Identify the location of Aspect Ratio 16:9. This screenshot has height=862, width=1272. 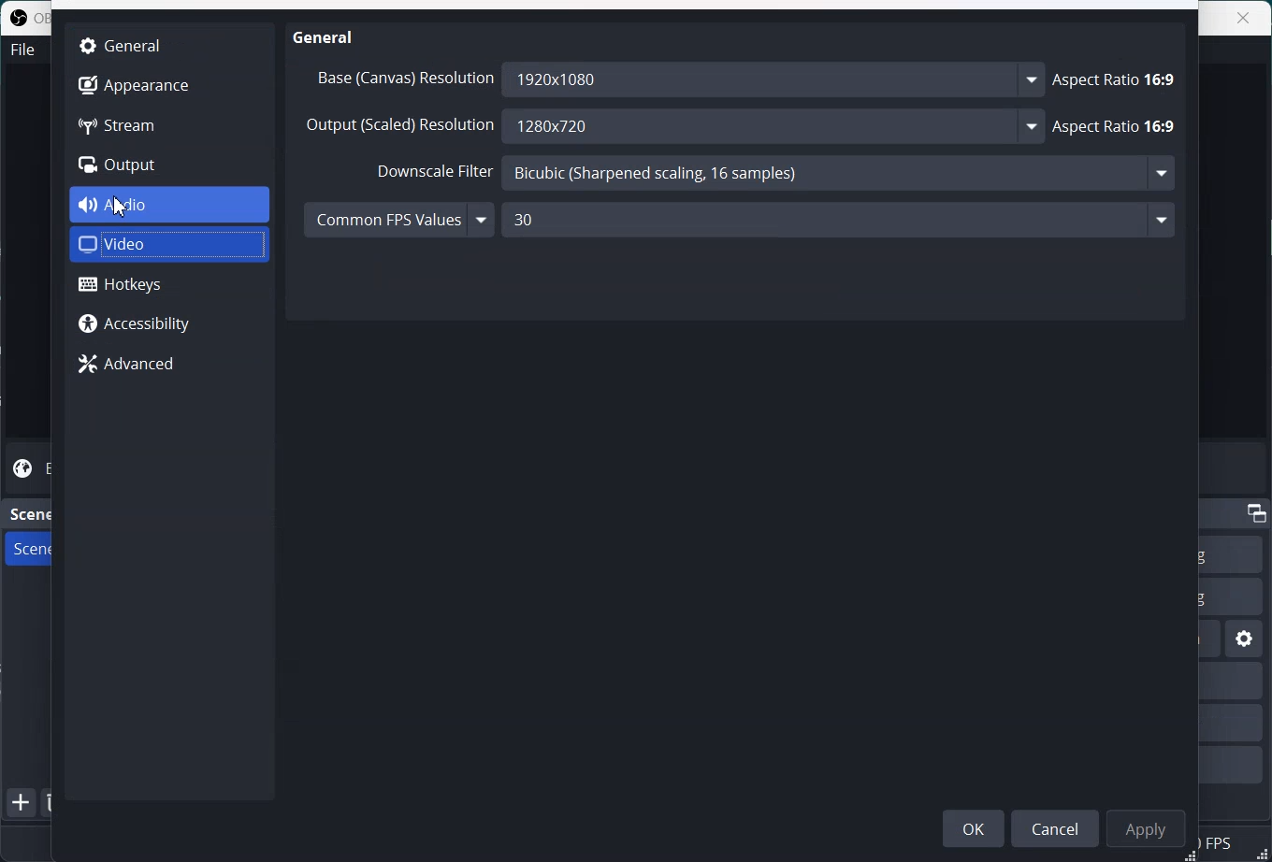
(1116, 102).